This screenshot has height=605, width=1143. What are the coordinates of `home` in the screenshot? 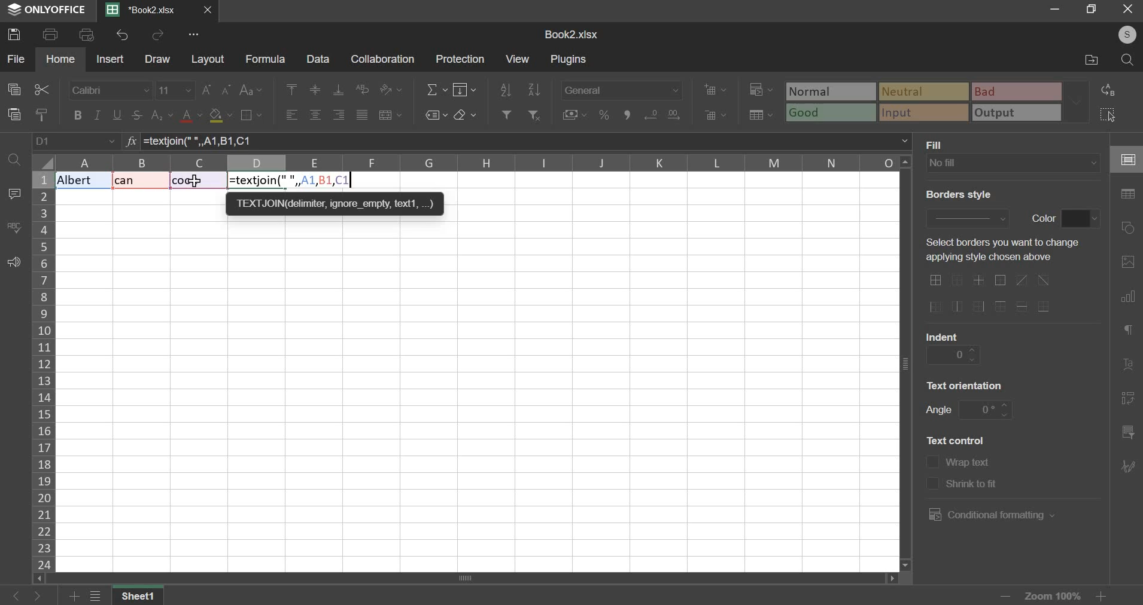 It's located at (61, 59).